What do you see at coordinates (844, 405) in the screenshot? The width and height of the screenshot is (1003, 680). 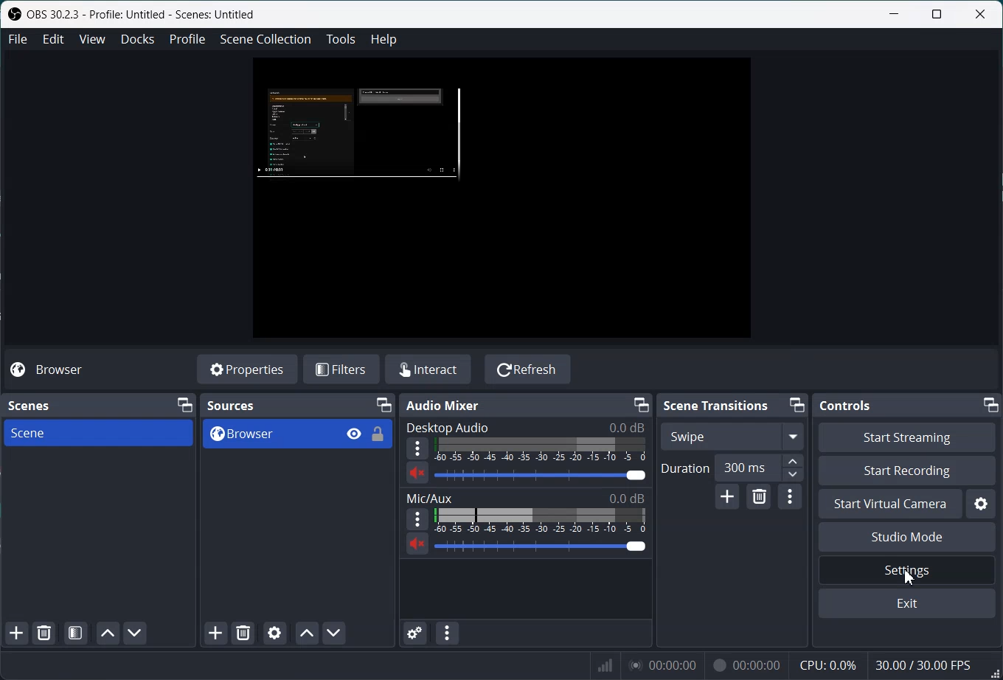 I see `Controls` at bounding box center [844, 405].